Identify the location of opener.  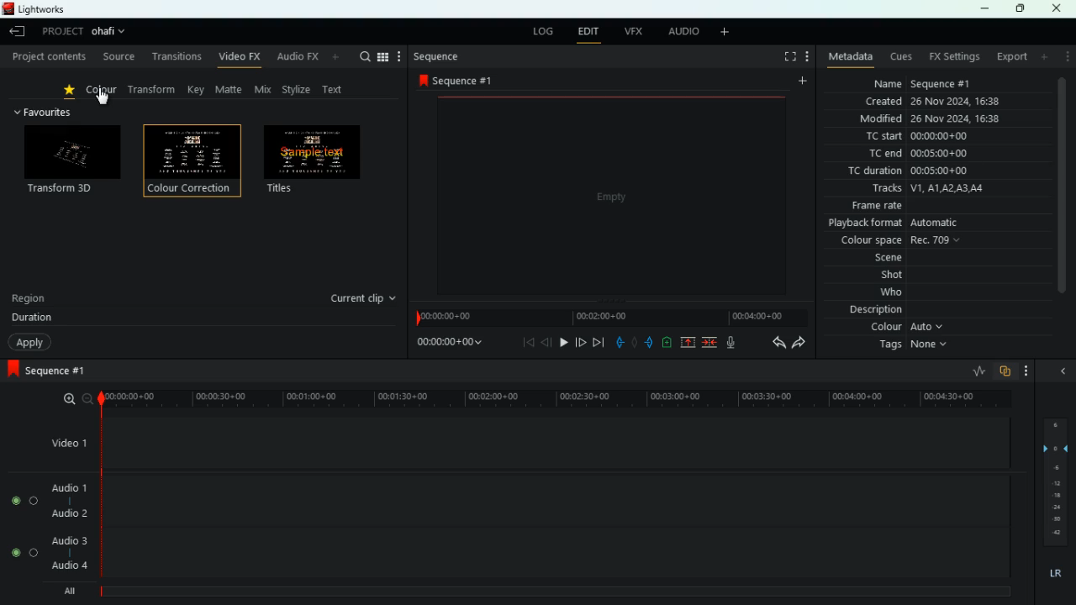
(1064, 371).